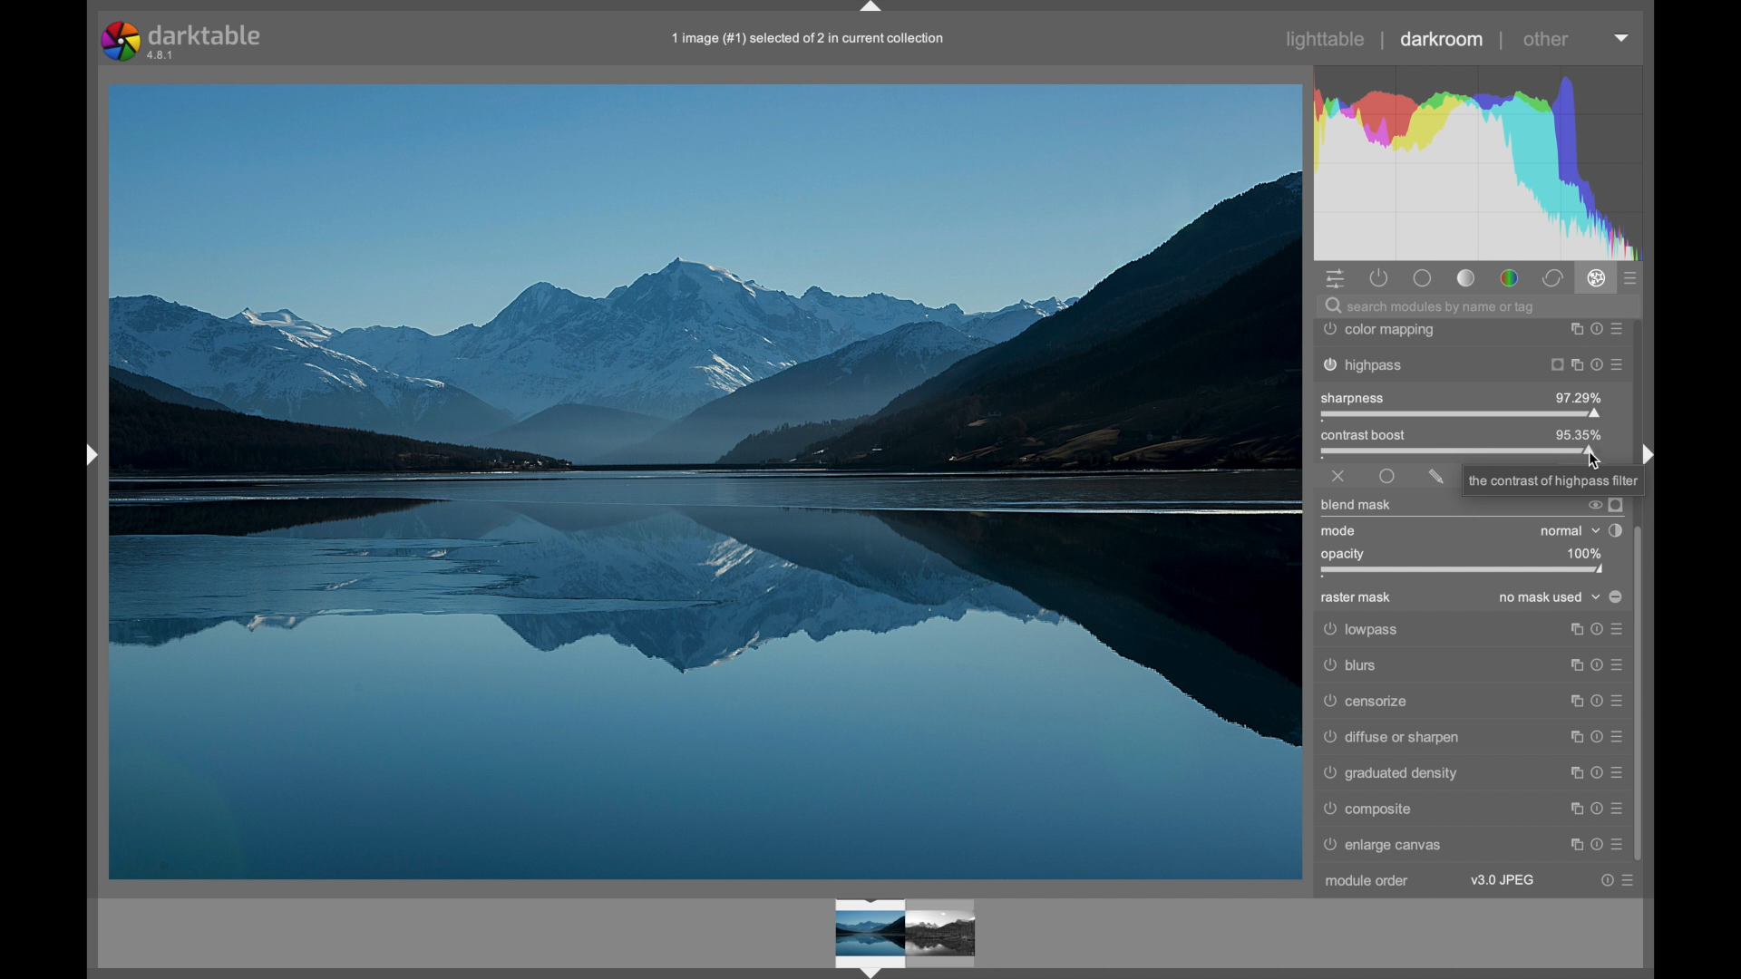 This screenshot has height=979, width=1741. I want to click on display mask, so click(1617, 504).